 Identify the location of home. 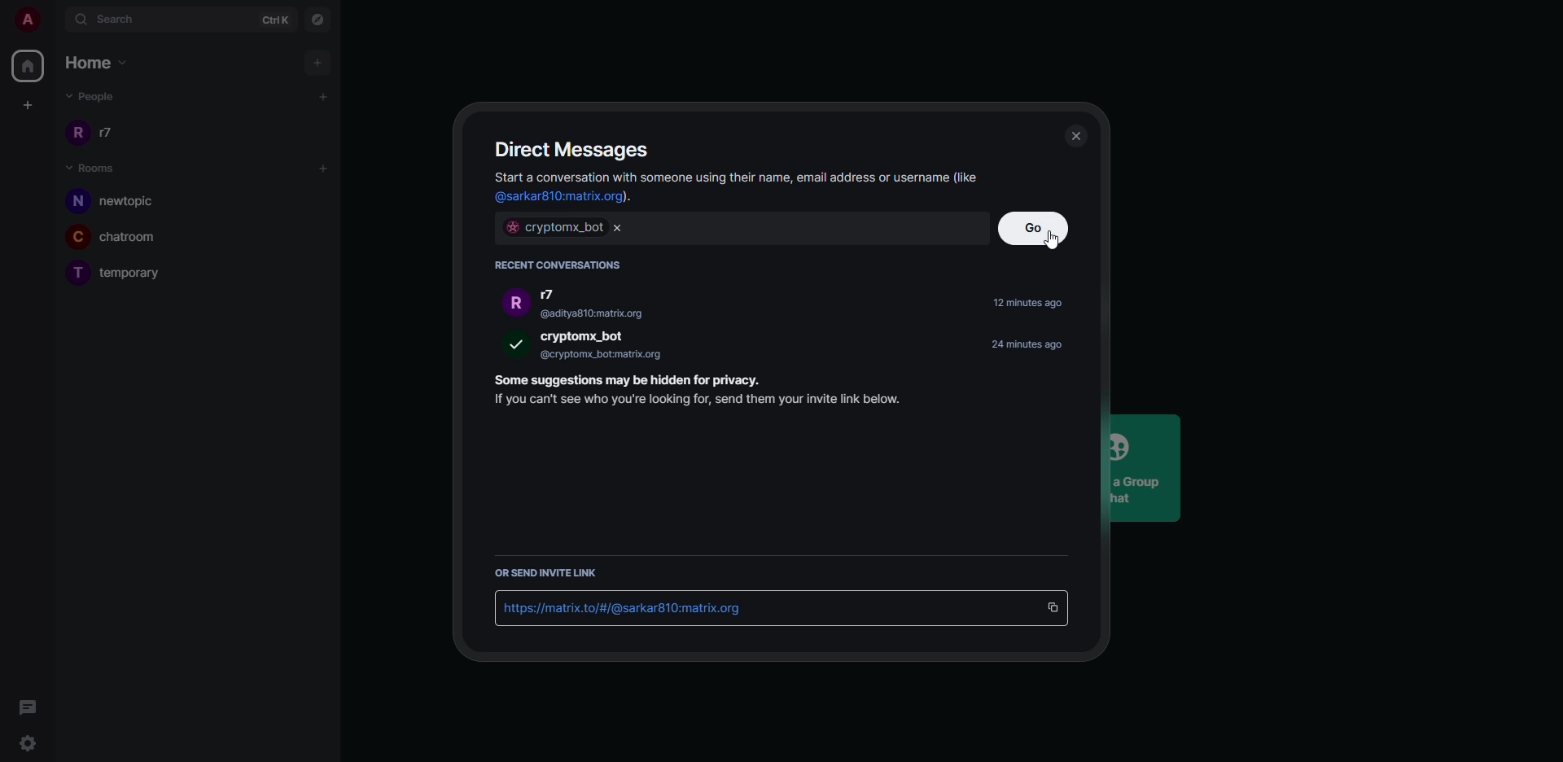
(28, 67).